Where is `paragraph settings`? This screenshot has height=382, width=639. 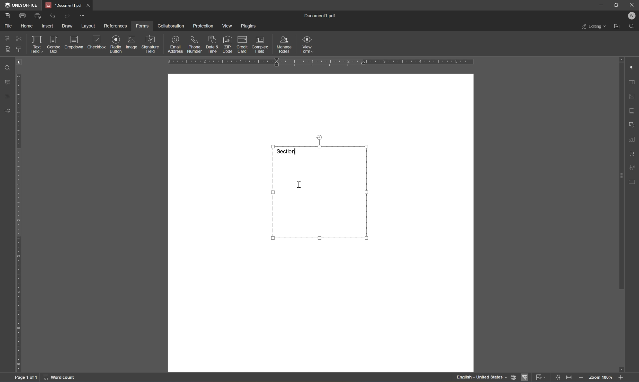
paragraph settings is located at coordinates (633, 68).